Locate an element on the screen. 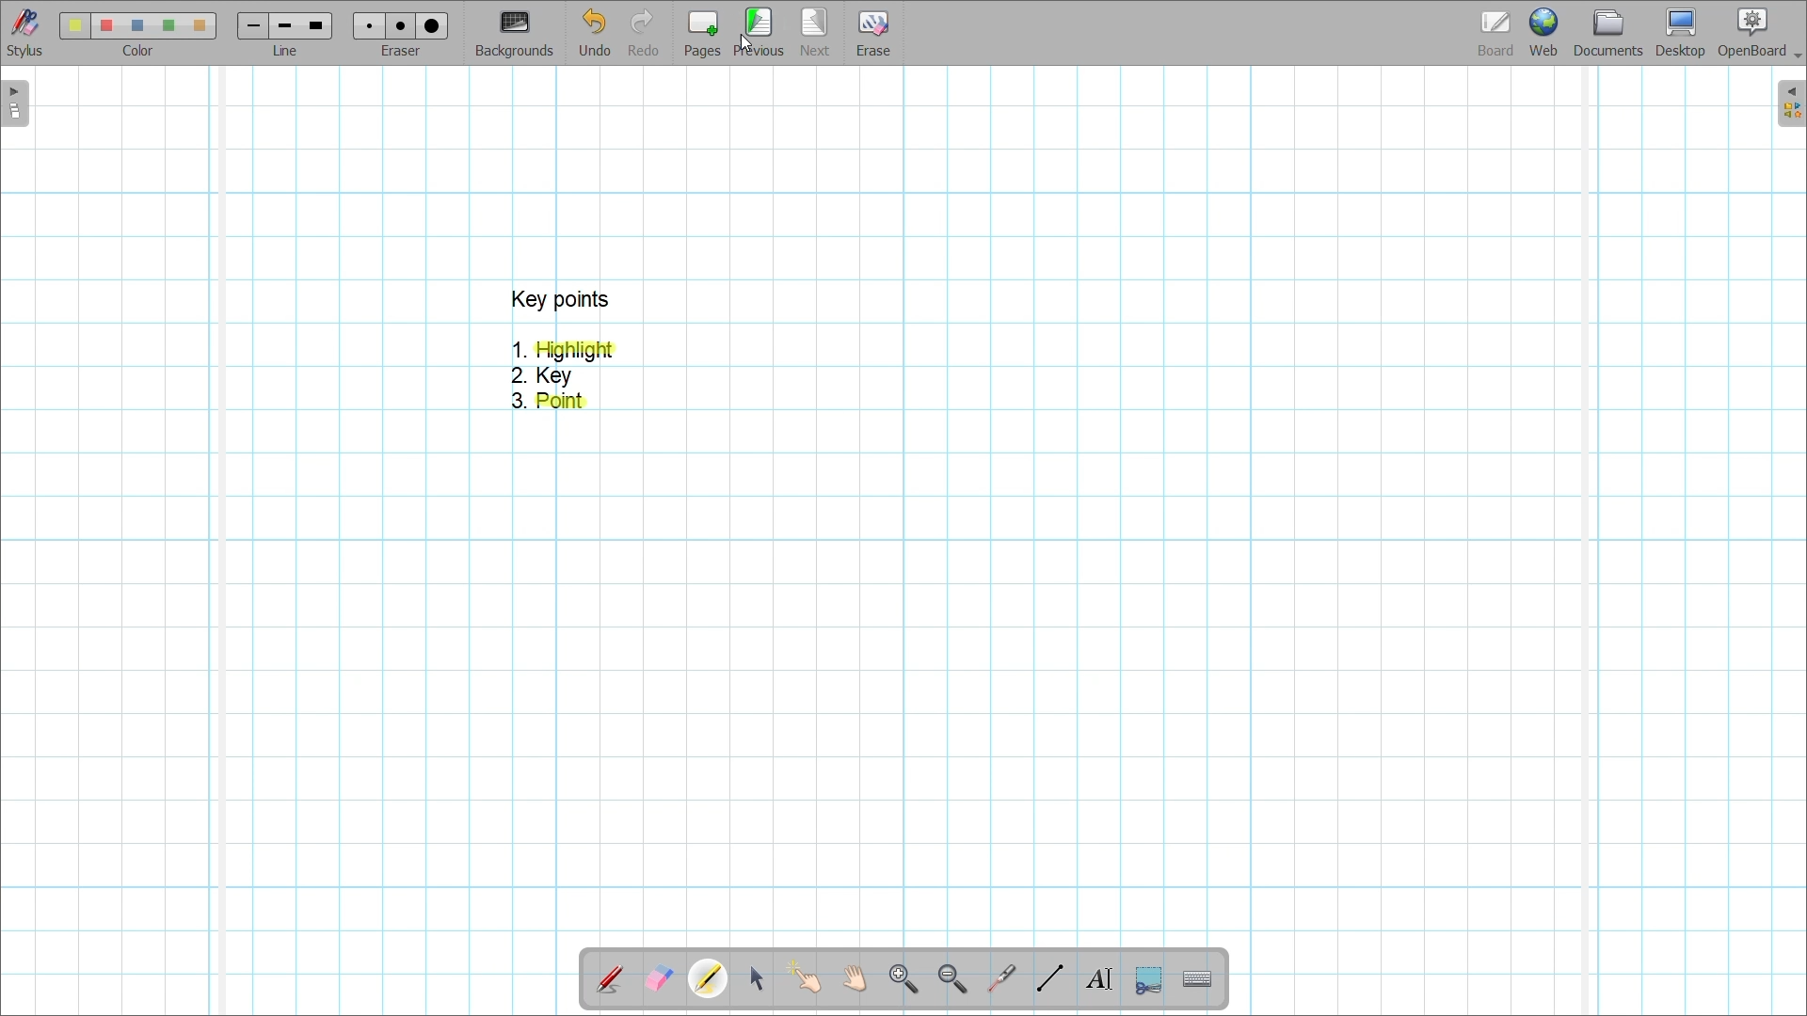 Image resolution: width=1807 pixels, height=1016 pixels. Redo is located at coordinates (644, 32).